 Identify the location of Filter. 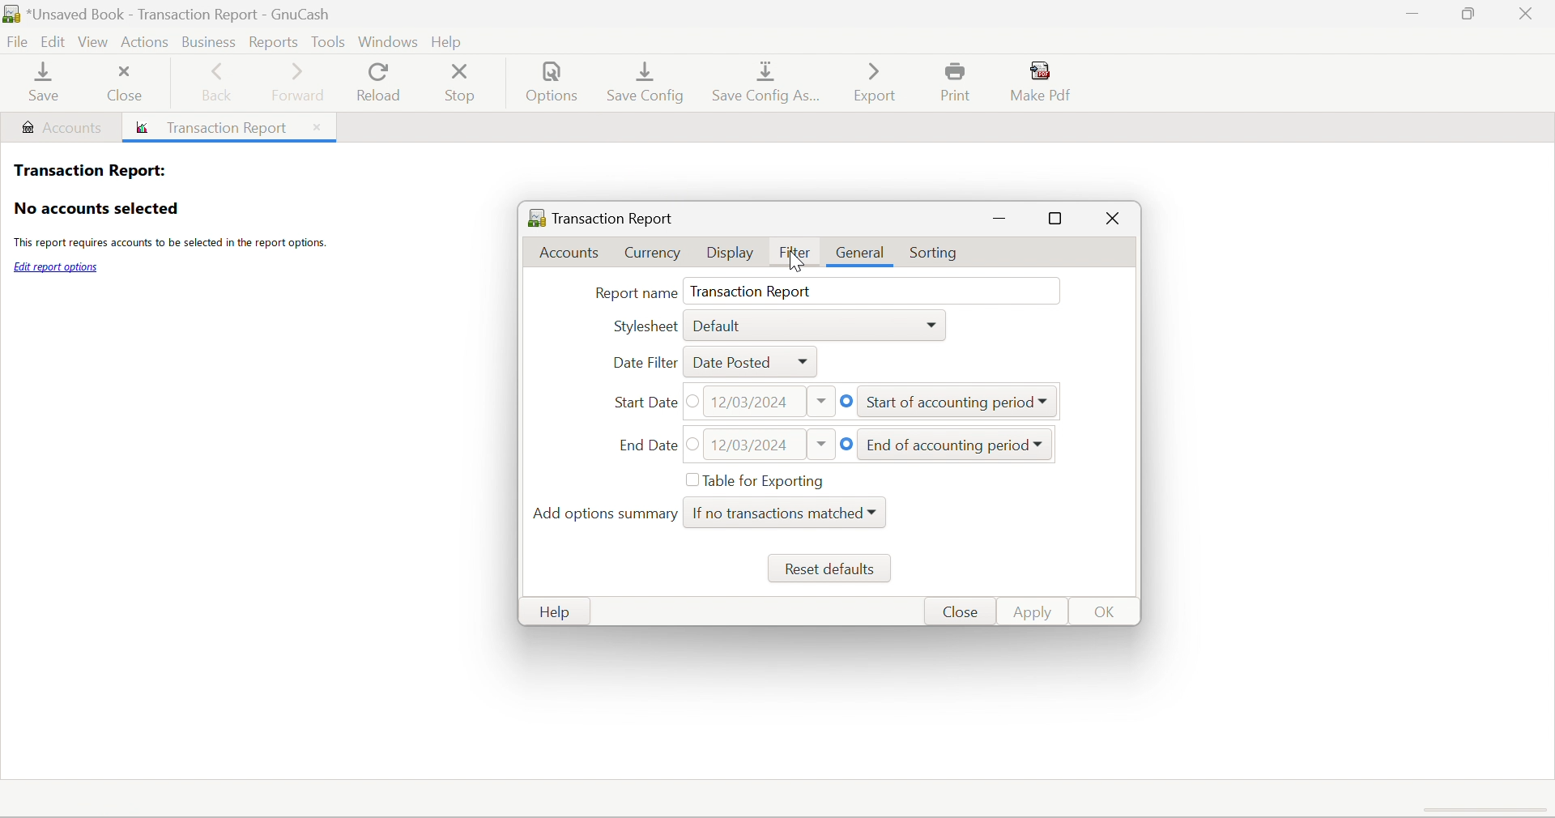
(798, 253).